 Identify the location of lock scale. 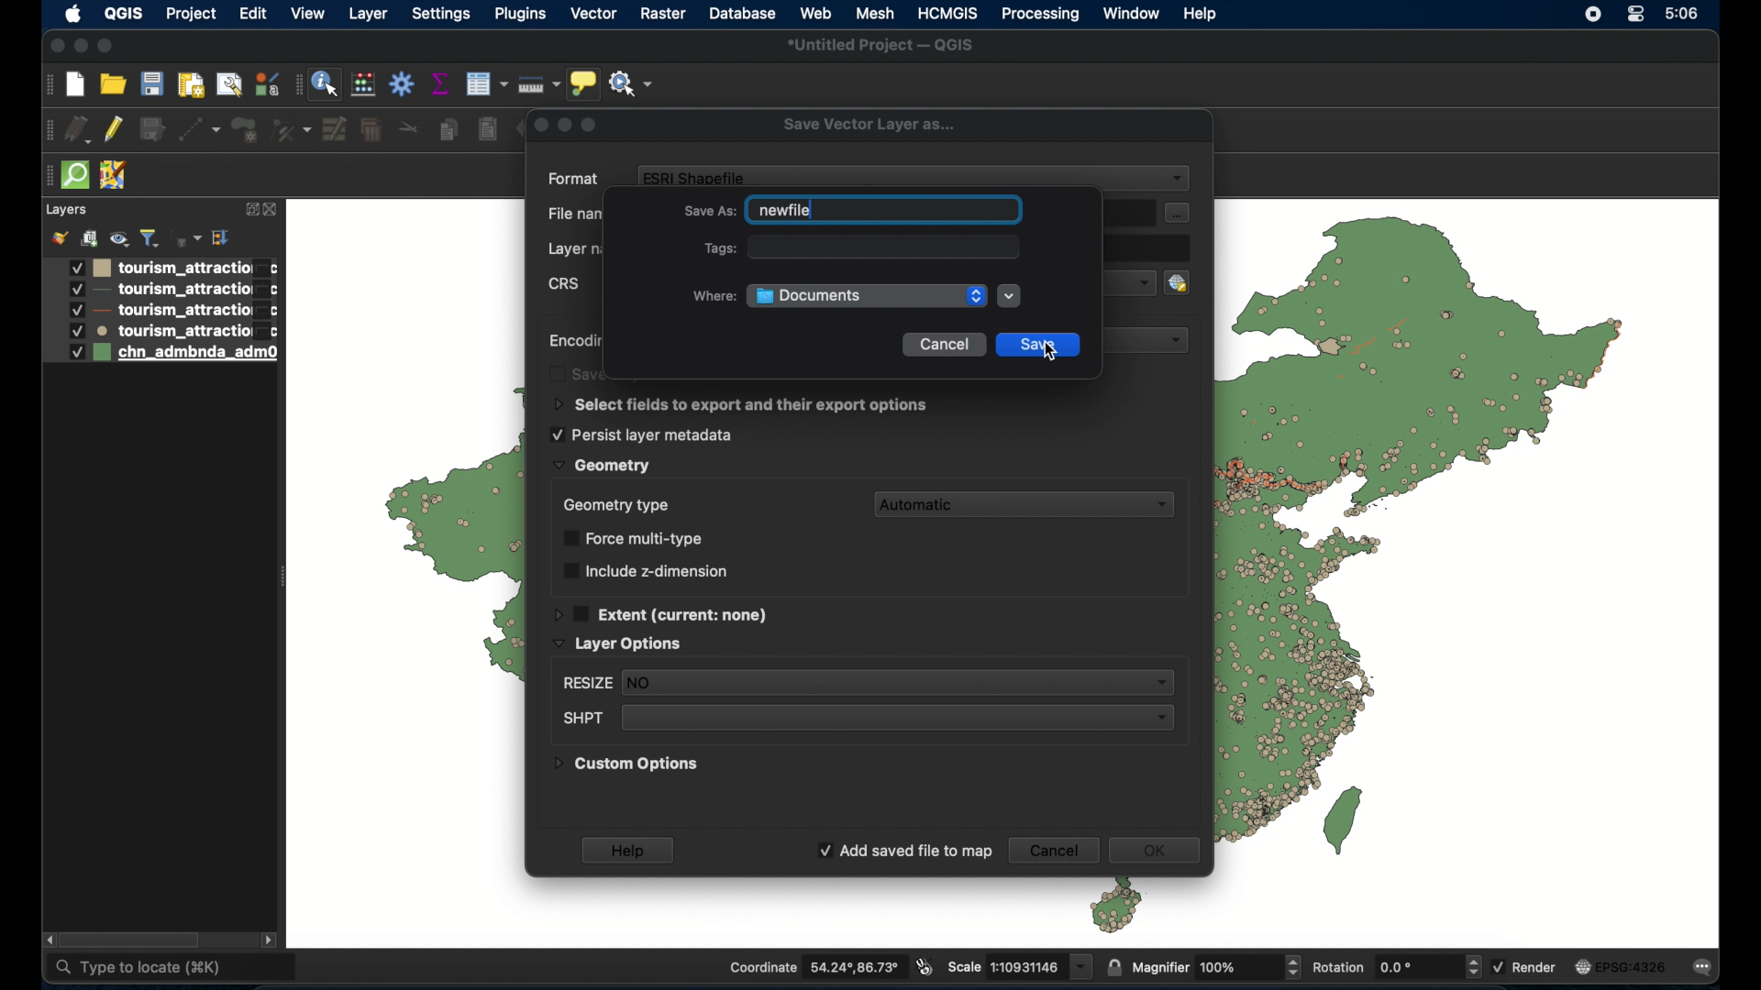
(1113, 964).